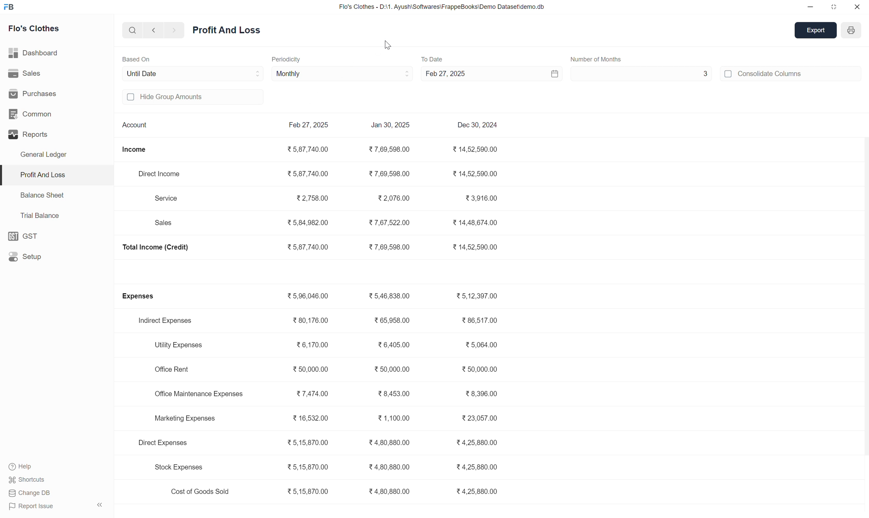  I want to click on FB, so click(9, 7).